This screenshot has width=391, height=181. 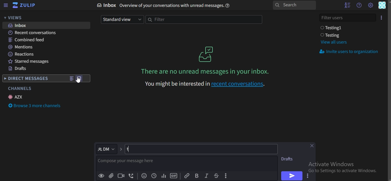 What do you see at coordinates (27, 40) in the screenshot?
I see `combined feed` at bounding box center [27, 40].